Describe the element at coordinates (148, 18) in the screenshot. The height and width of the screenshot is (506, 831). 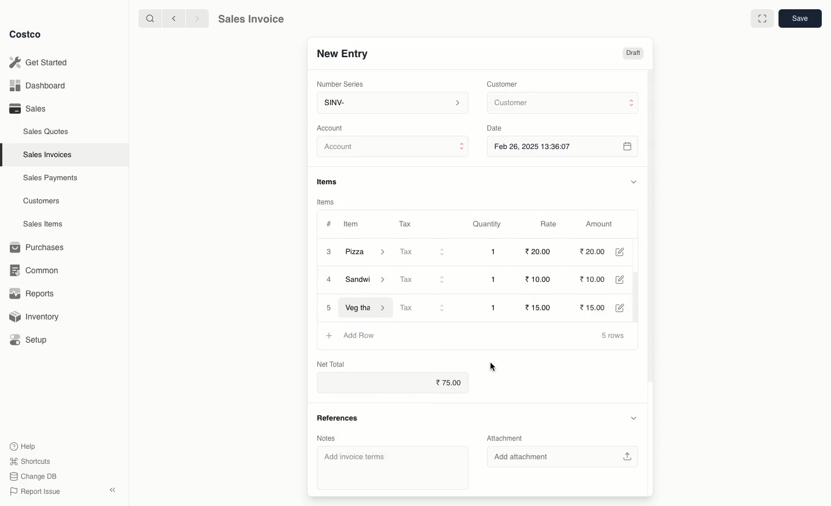
I see `Search` at that location.